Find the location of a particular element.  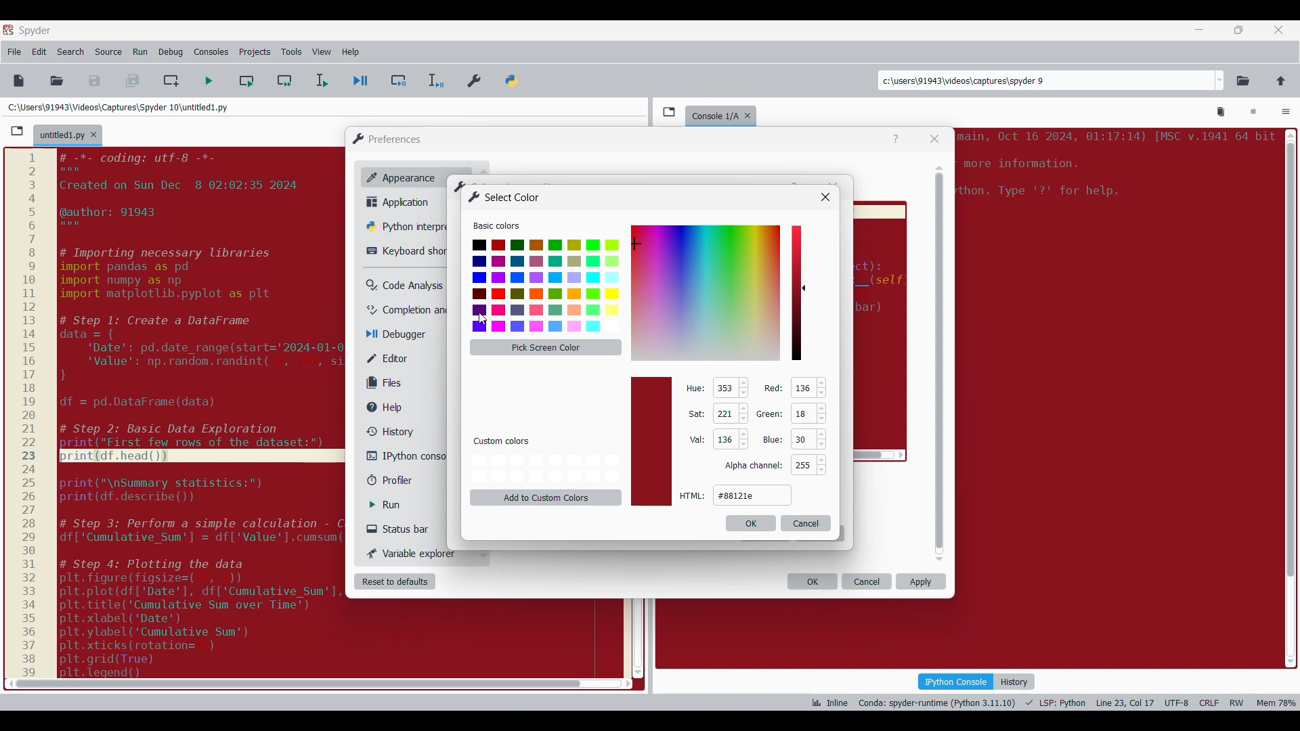

Debug menu is located at coordinates (171, 52).